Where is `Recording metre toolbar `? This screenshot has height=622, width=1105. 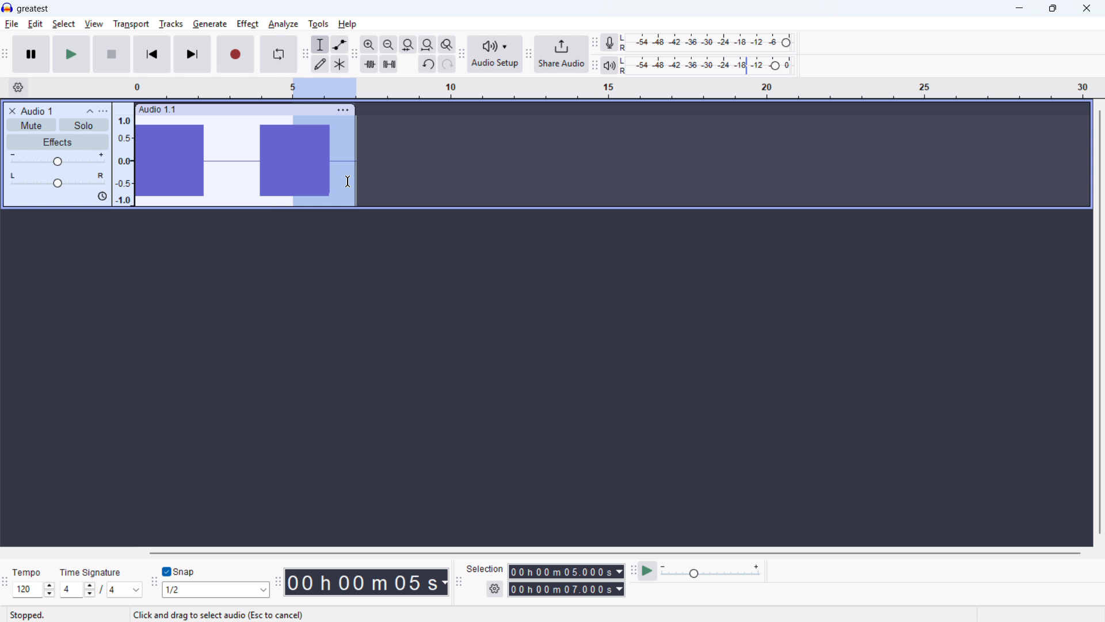
Recording metre toolbar  is located at coordinates (595, 43).